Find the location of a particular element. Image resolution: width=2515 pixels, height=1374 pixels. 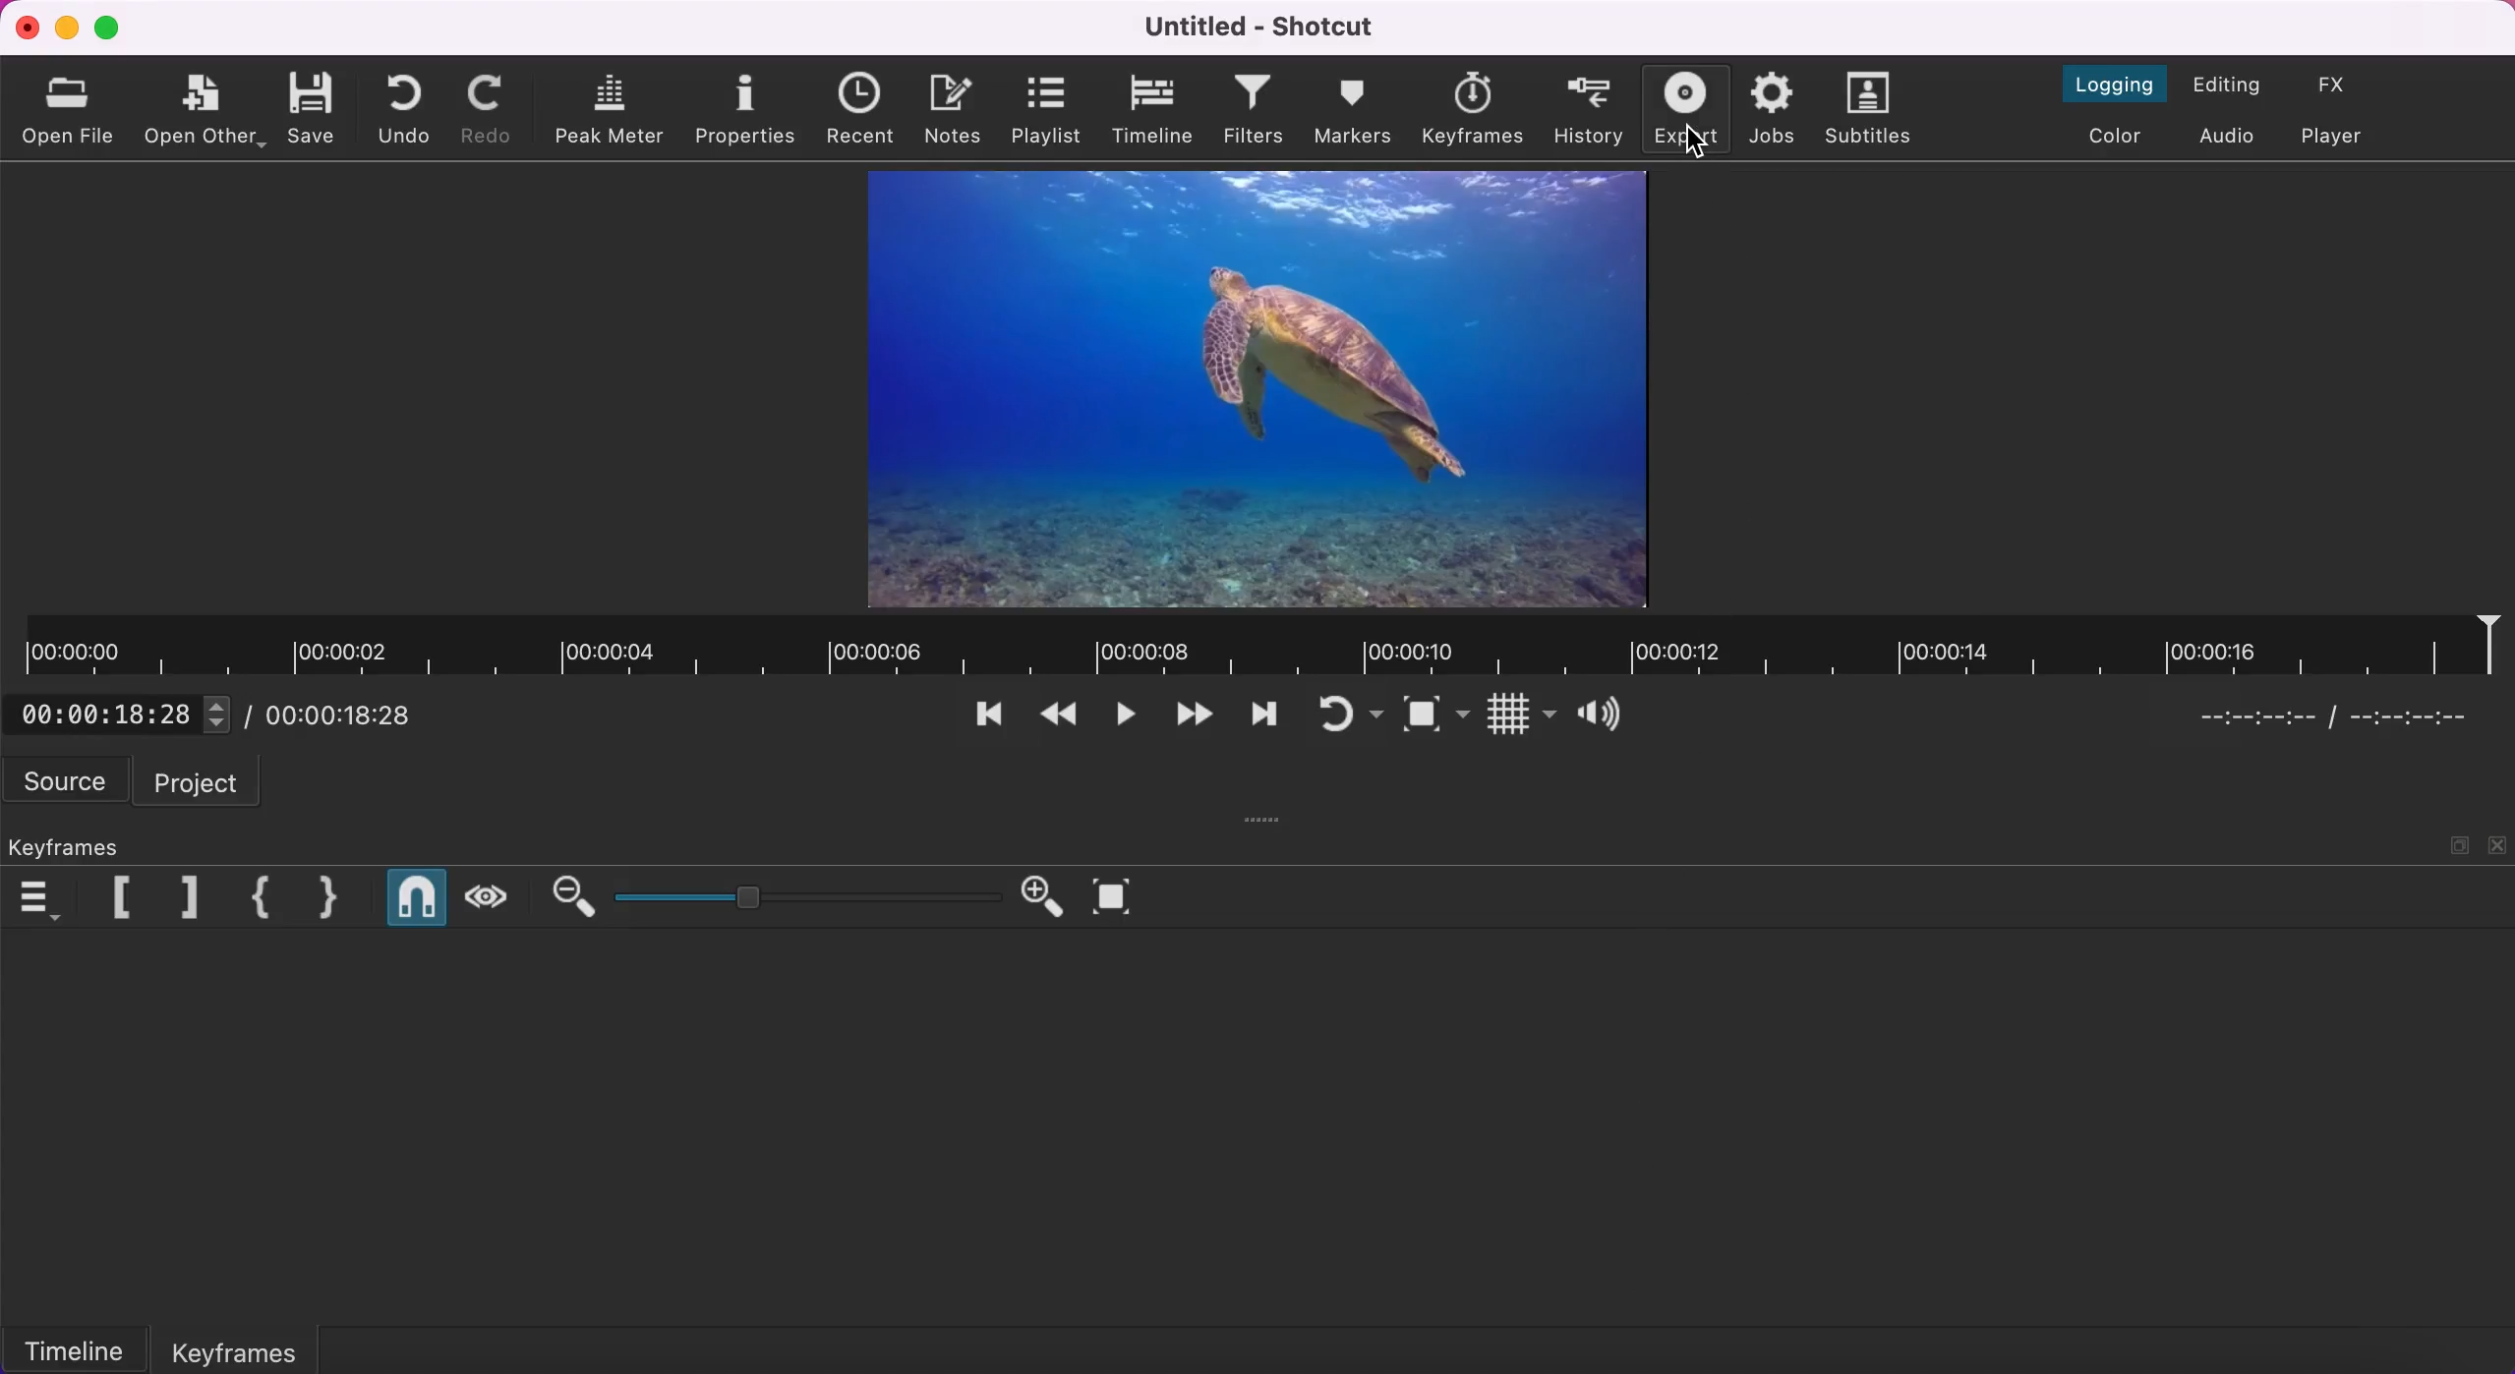

keyframes is located at coordinates (1473, 111).